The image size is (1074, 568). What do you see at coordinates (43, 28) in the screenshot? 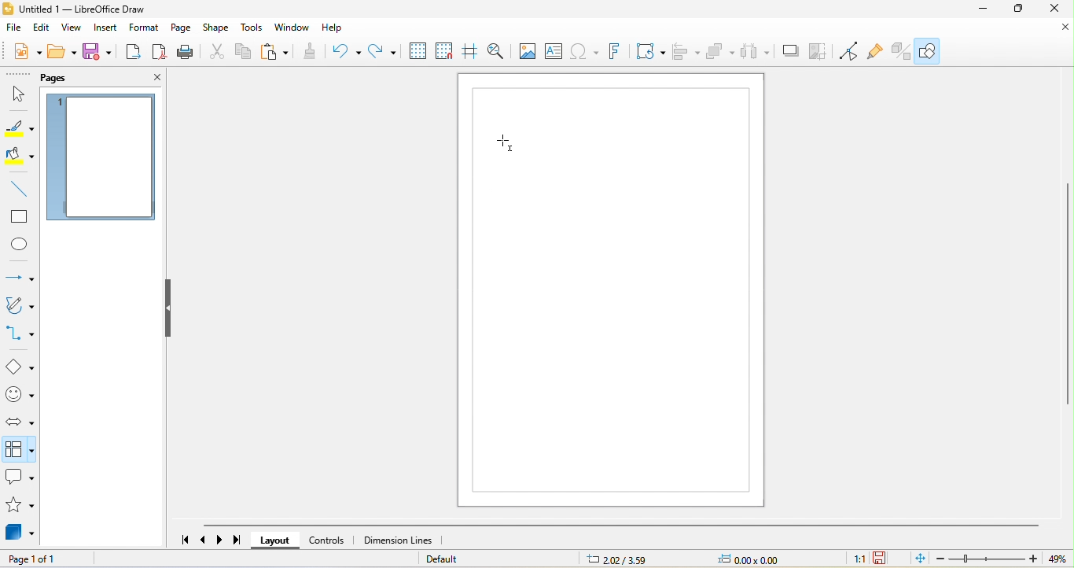
I see `edit` at bounding box center [43, 28].